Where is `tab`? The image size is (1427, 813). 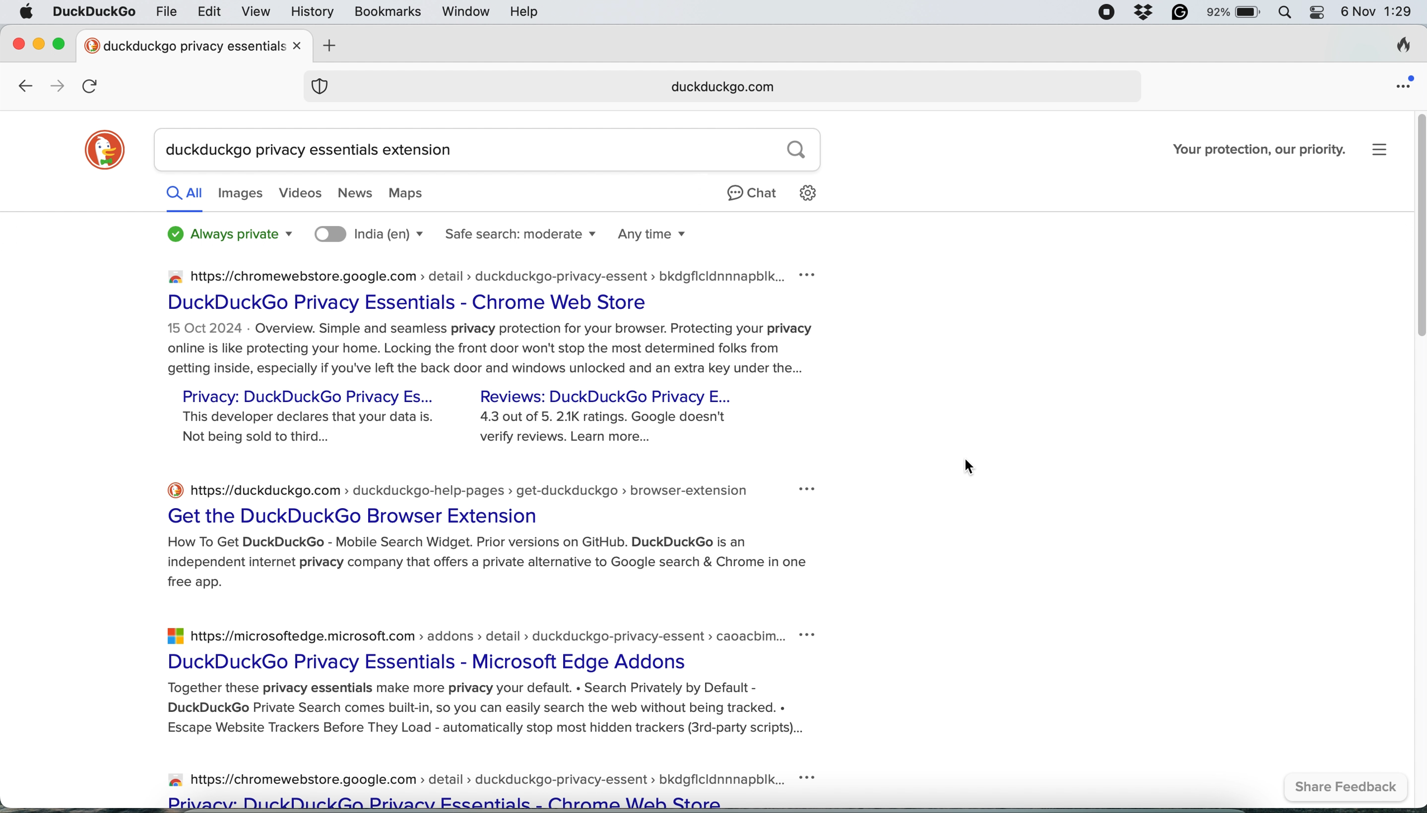 tab is located at coordinates (182, 45).